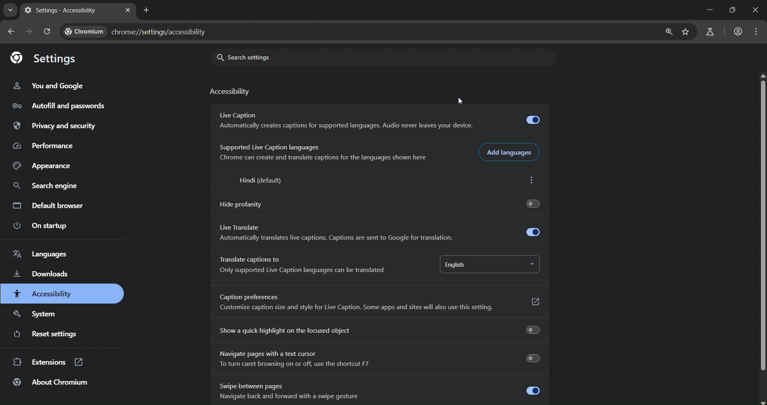 The image size is (767, 405). Describe the element at coordinates (531, 390) in the screenshot. I see `Toogle` at that location.